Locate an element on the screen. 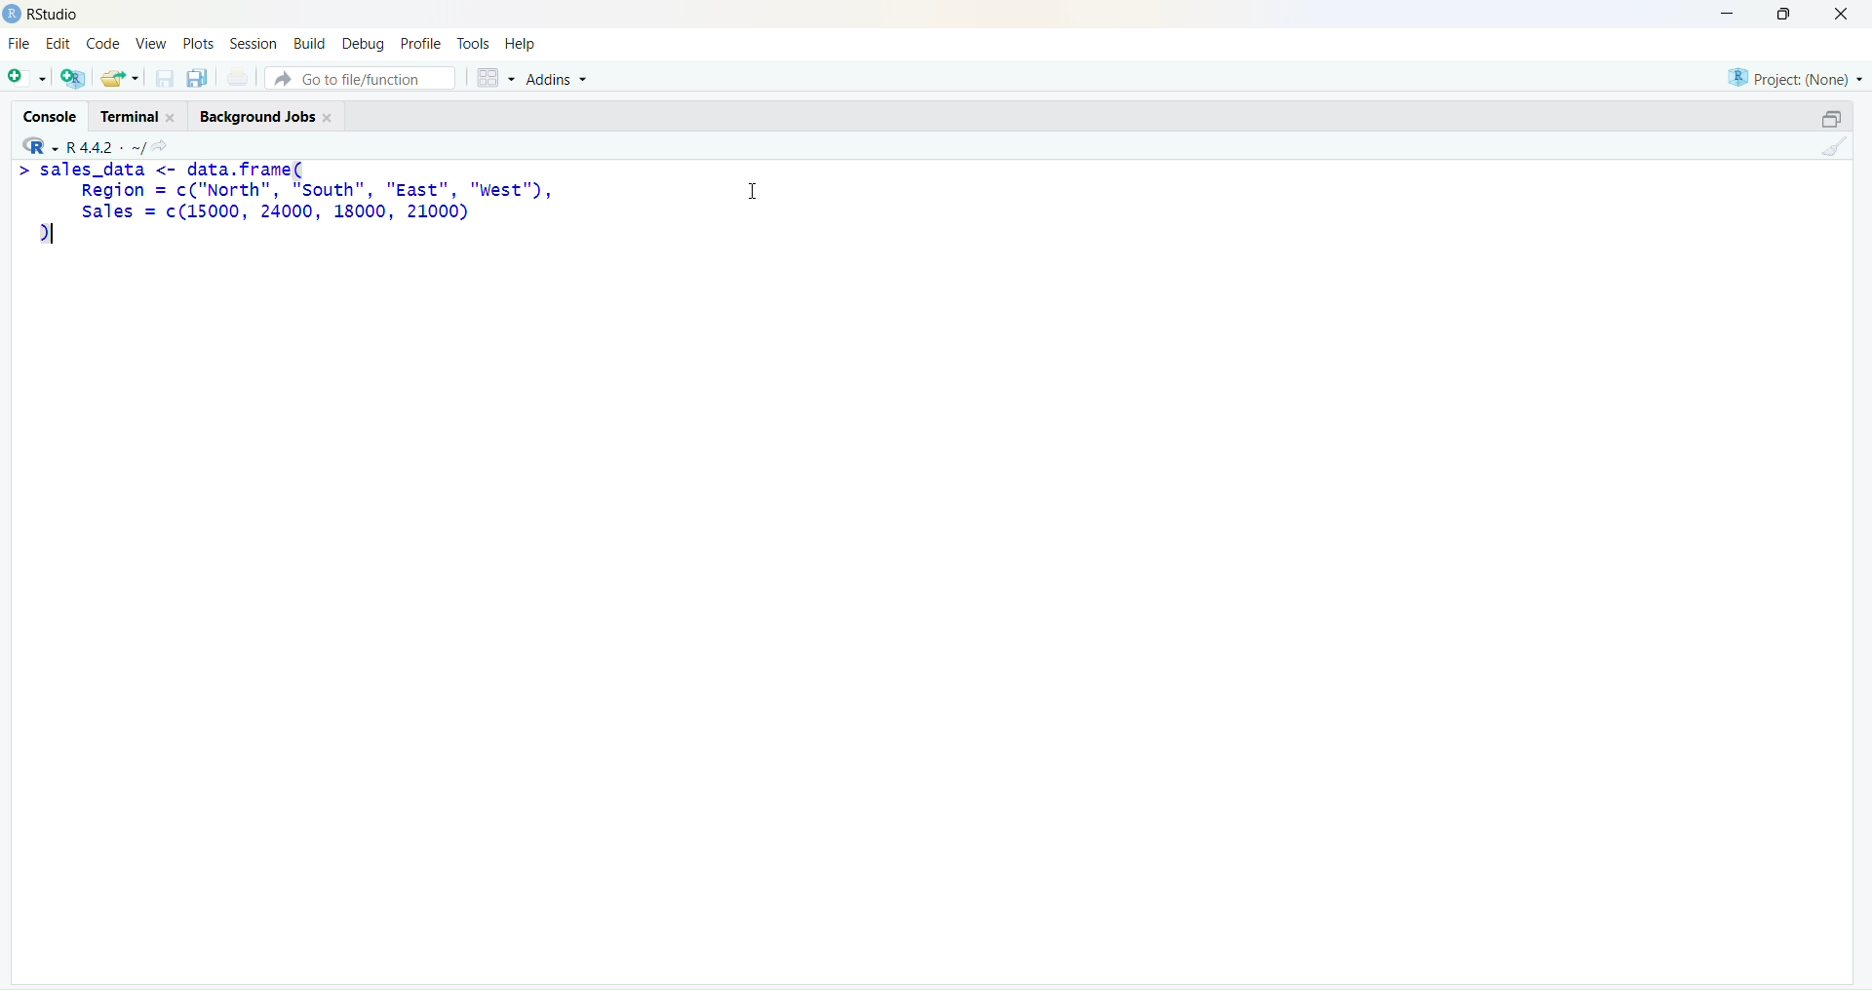  Help is located at coordinates (524, 45).